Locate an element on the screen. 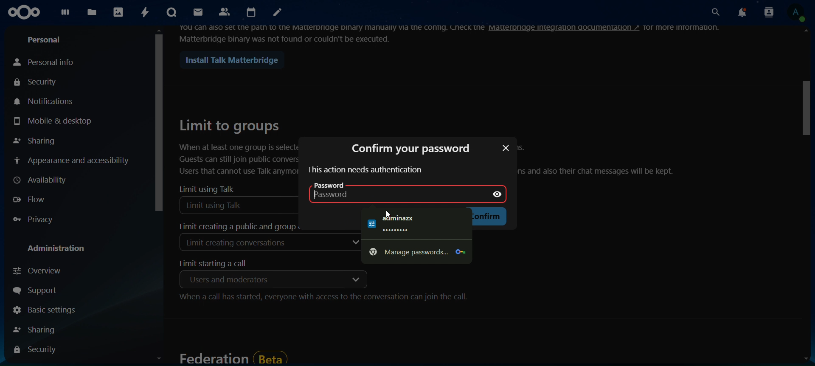 The image size is (815, 366). view profile is located at coordinates (795, 12).